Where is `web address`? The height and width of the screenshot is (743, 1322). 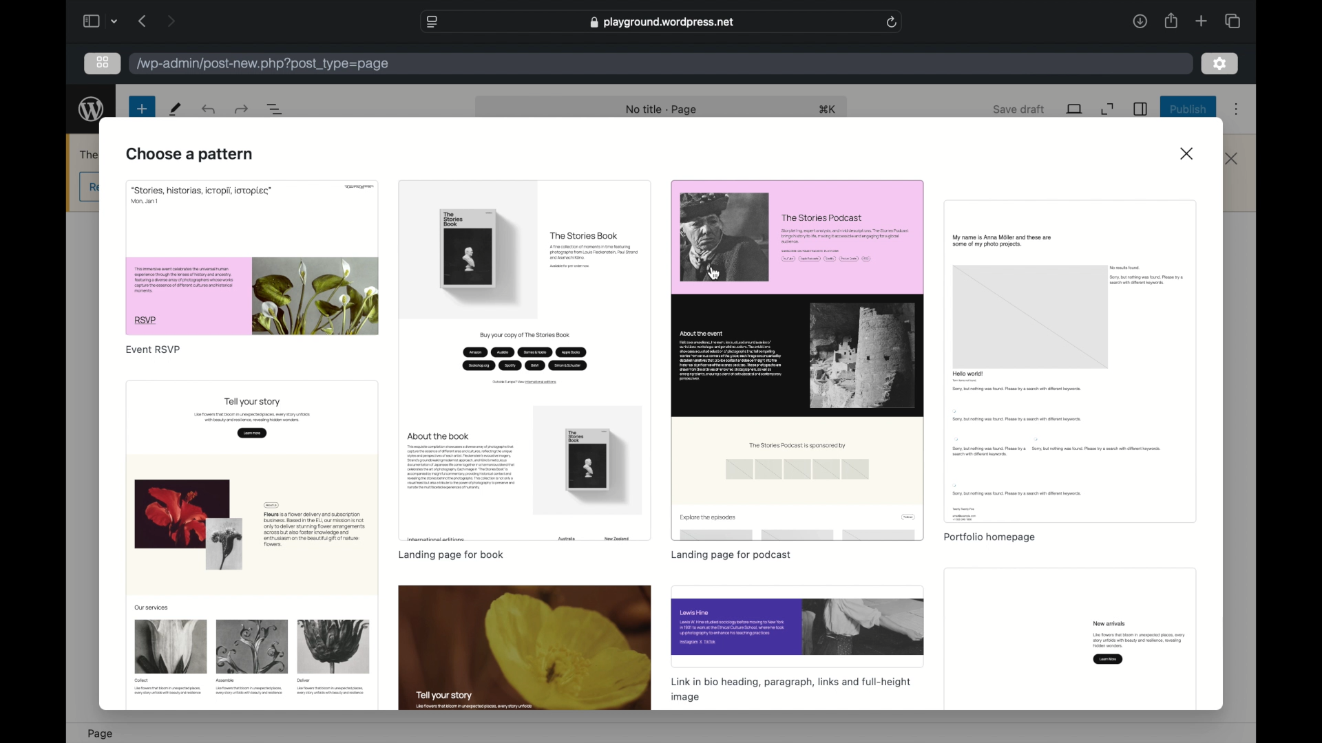
web address is located at coordinates (662, 22).